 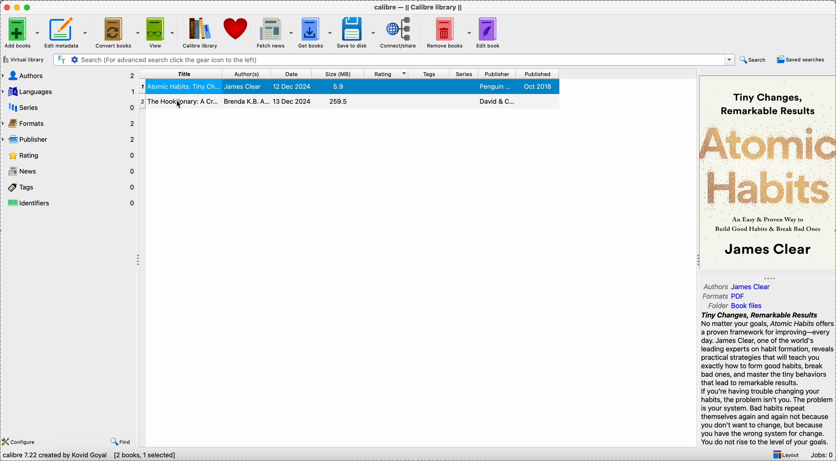 I want to click on remove books, so click(x=448, y=32).